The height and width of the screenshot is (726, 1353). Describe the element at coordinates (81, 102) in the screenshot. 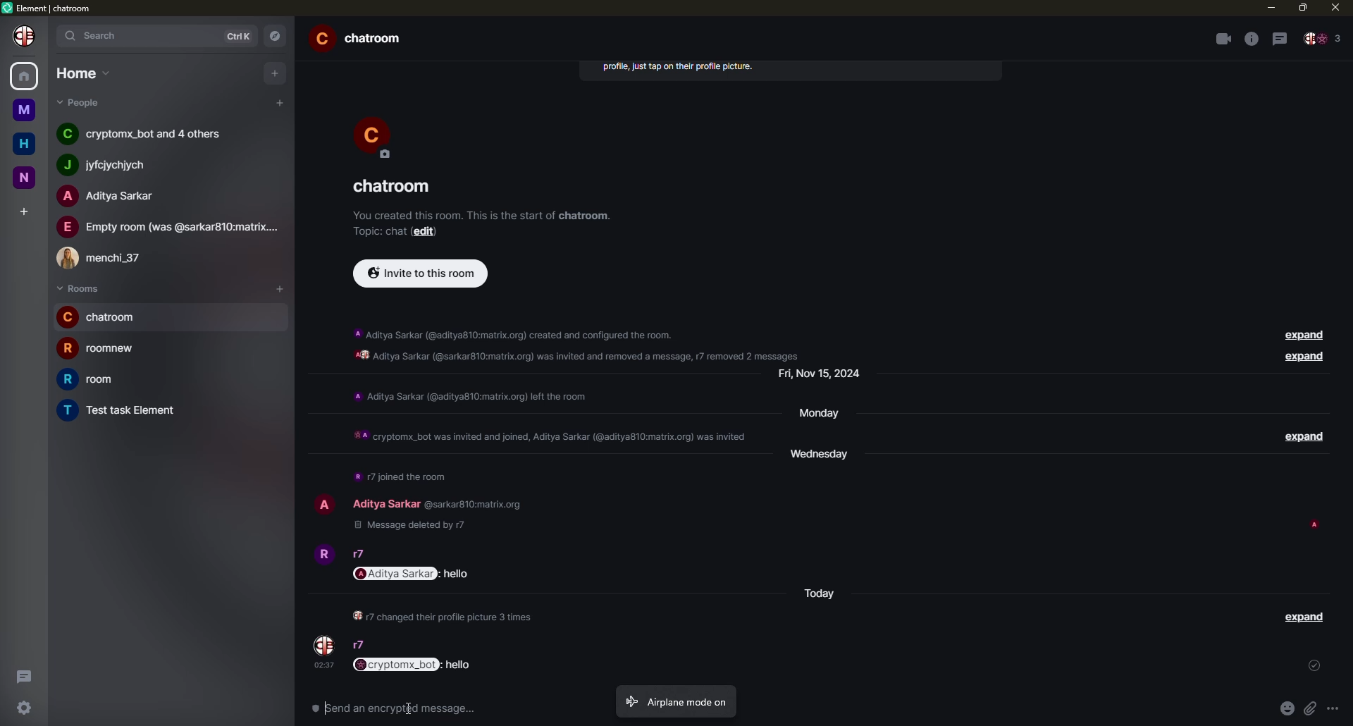

I see `people` at that location.